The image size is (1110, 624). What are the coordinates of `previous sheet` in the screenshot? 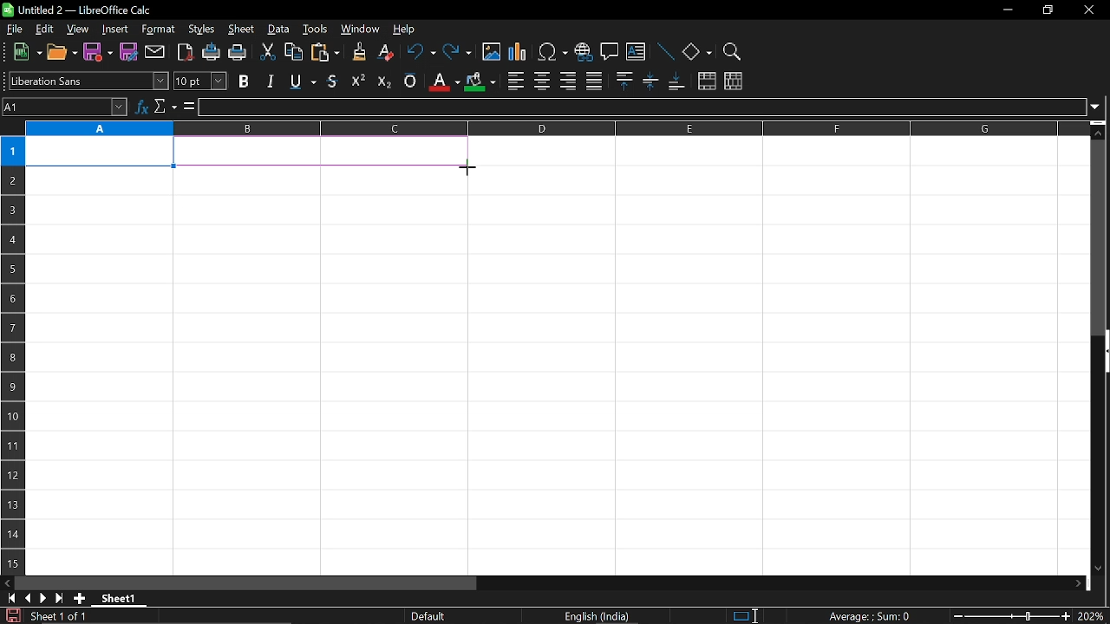 It's located at (26, 598).